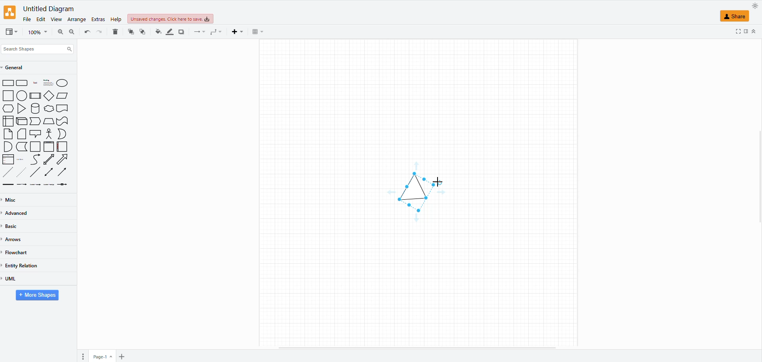 The image size is (762, 362). Describe the element at coordinates (236, 32) in the screenshot. I see `insert ` at that location.